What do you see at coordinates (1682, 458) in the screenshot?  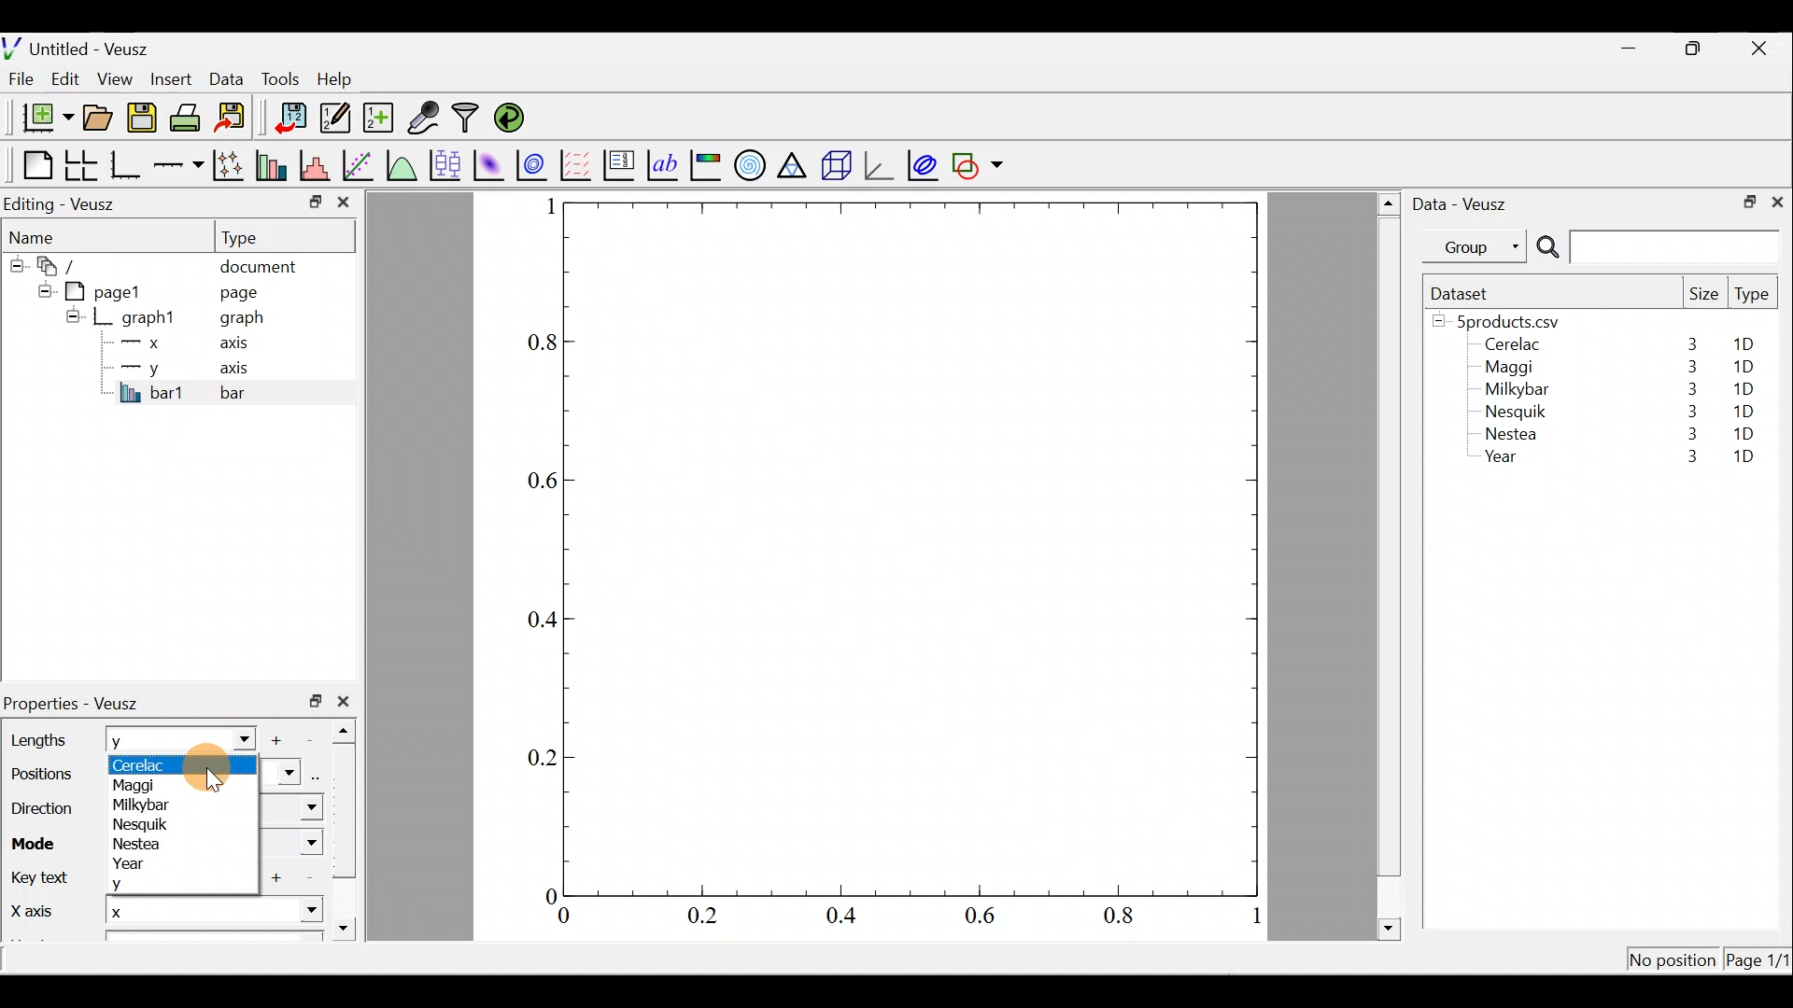 I see `3` at bounding box center [1682, 458].